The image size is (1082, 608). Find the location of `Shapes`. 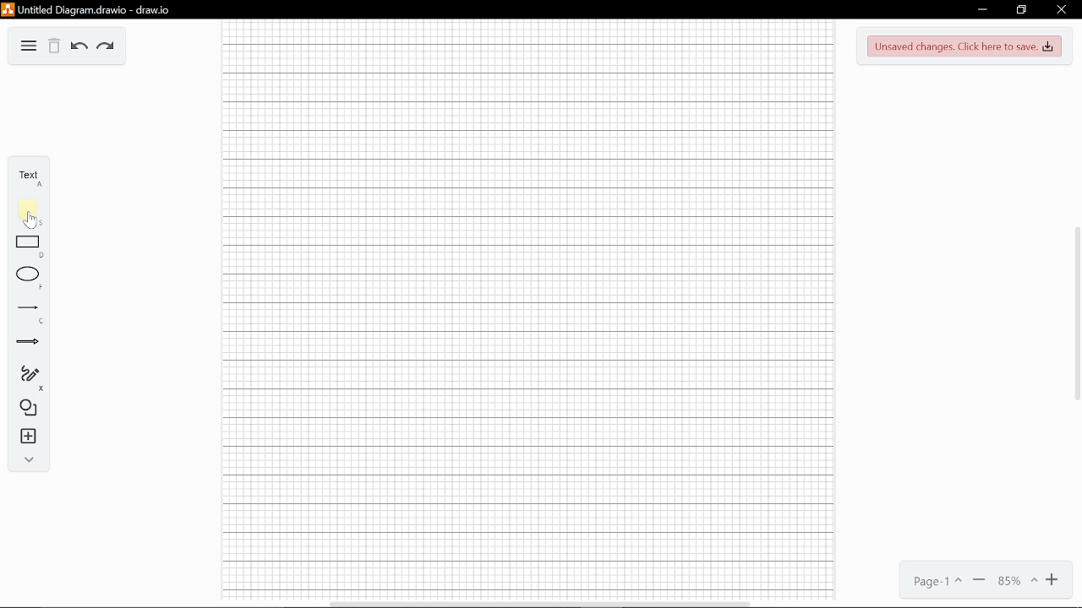

Shapes is located at coordinates (26, 408).